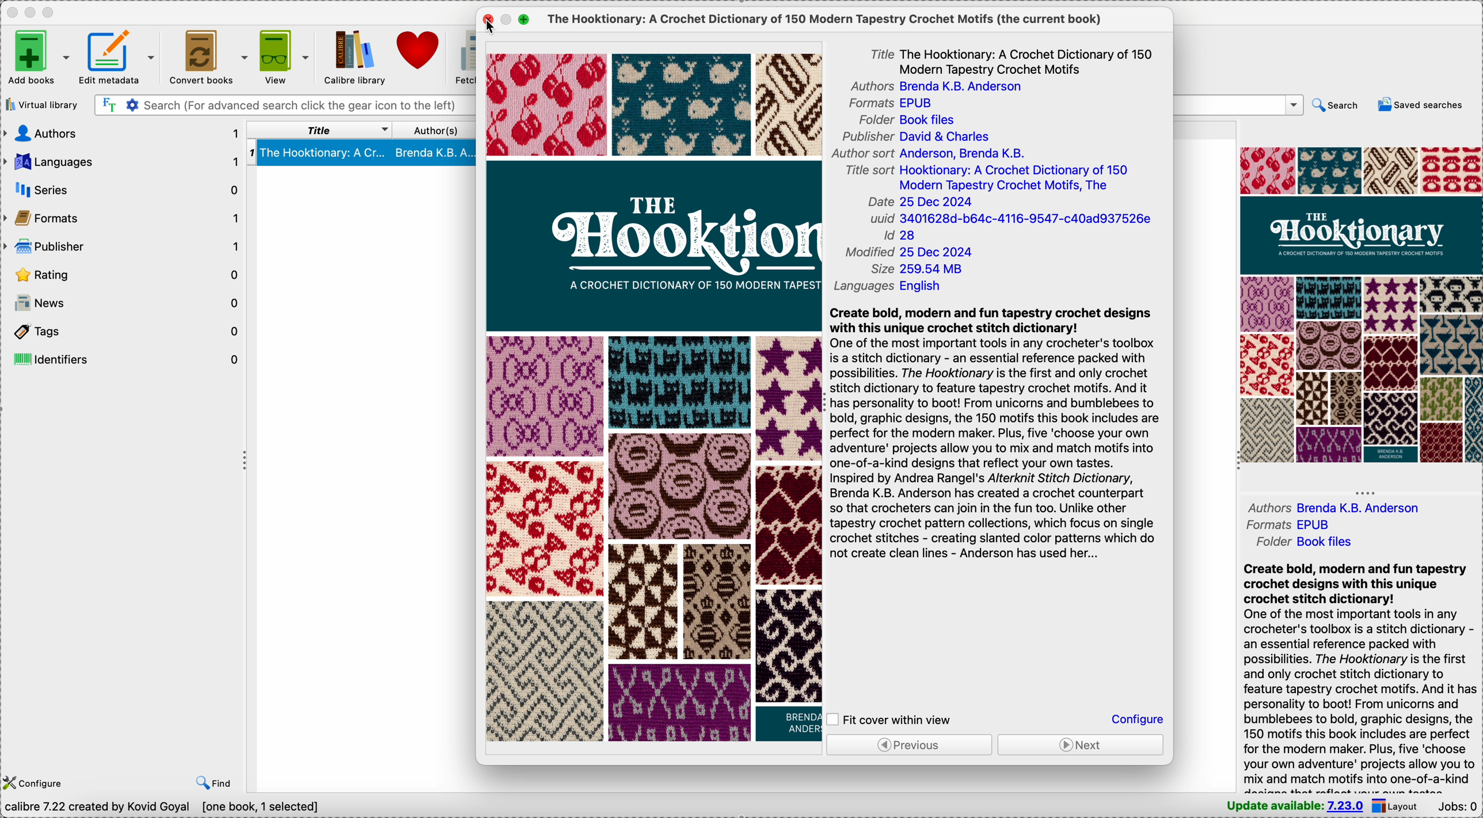  What do you see at coordinates (1000, 433) in the screenshot?
I see `synopsis` at bounding box center [1000, 433].